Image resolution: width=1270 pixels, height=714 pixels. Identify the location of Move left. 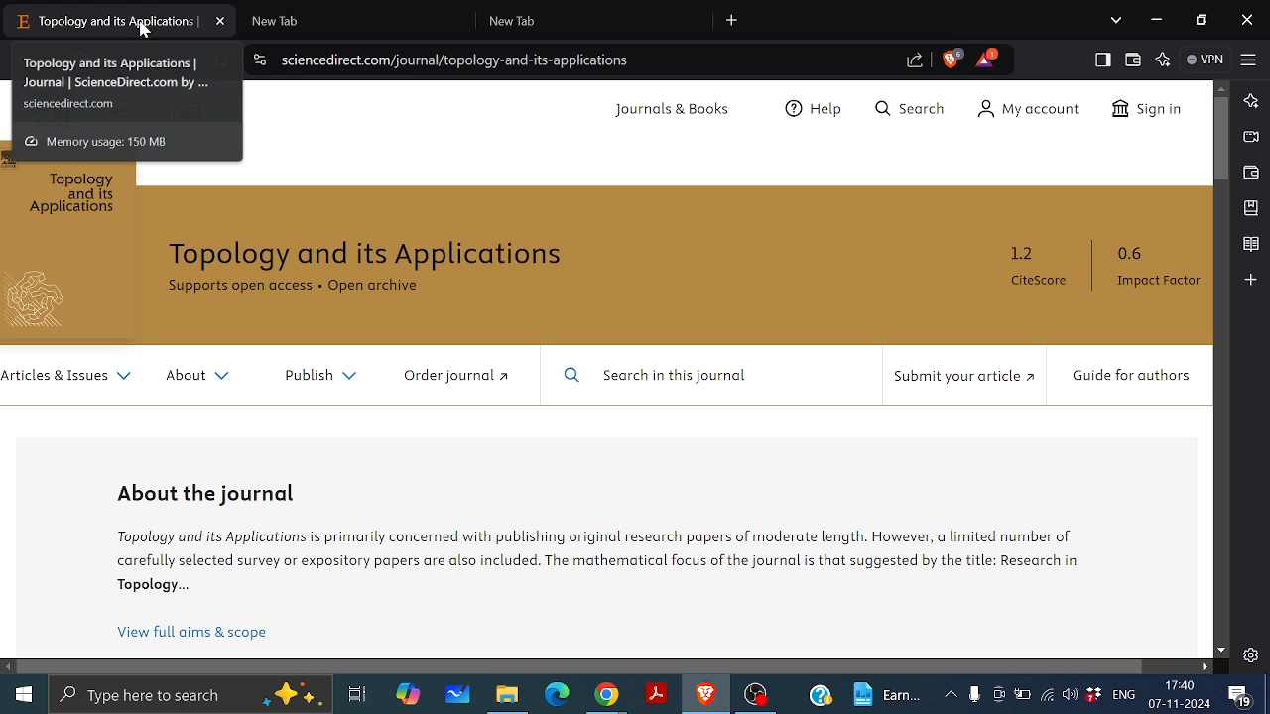
(10, 666).